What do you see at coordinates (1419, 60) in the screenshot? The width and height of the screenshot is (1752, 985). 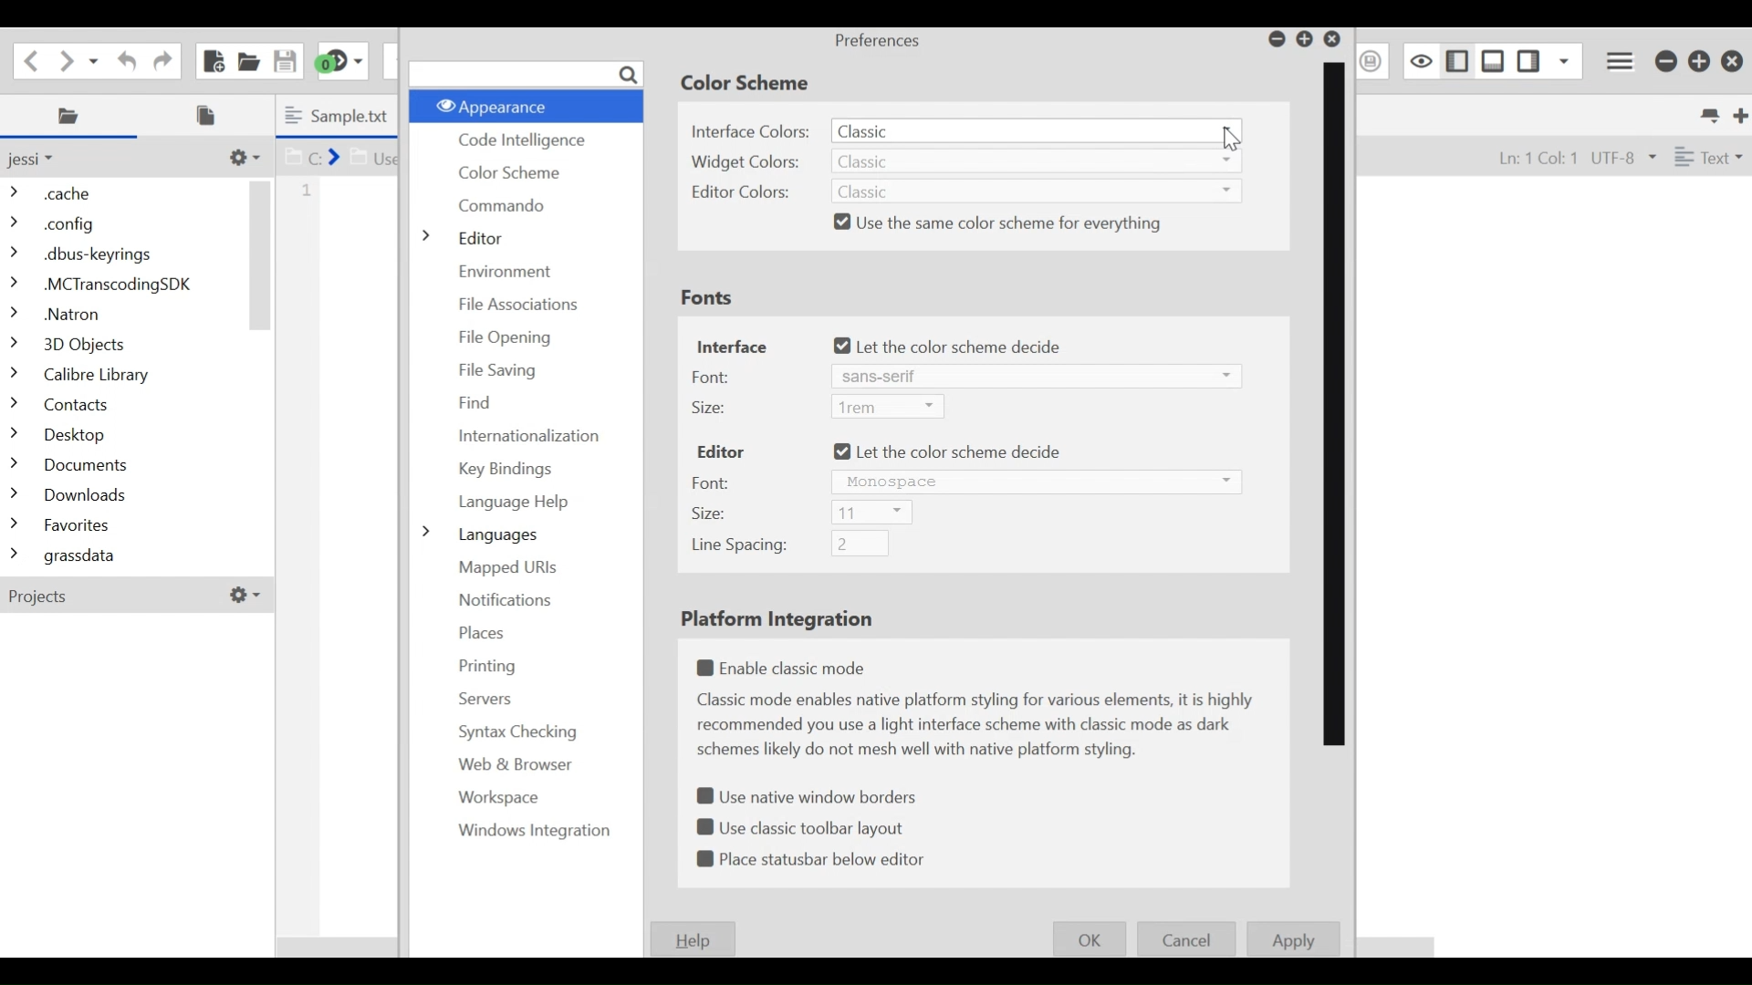 I see `Toggle focus mode` at bounding box center [1419, 60].